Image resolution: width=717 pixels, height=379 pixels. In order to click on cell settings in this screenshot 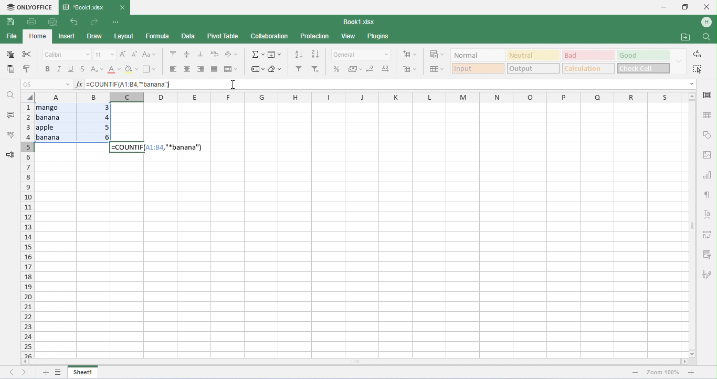, I will do `click(707, 94)`.